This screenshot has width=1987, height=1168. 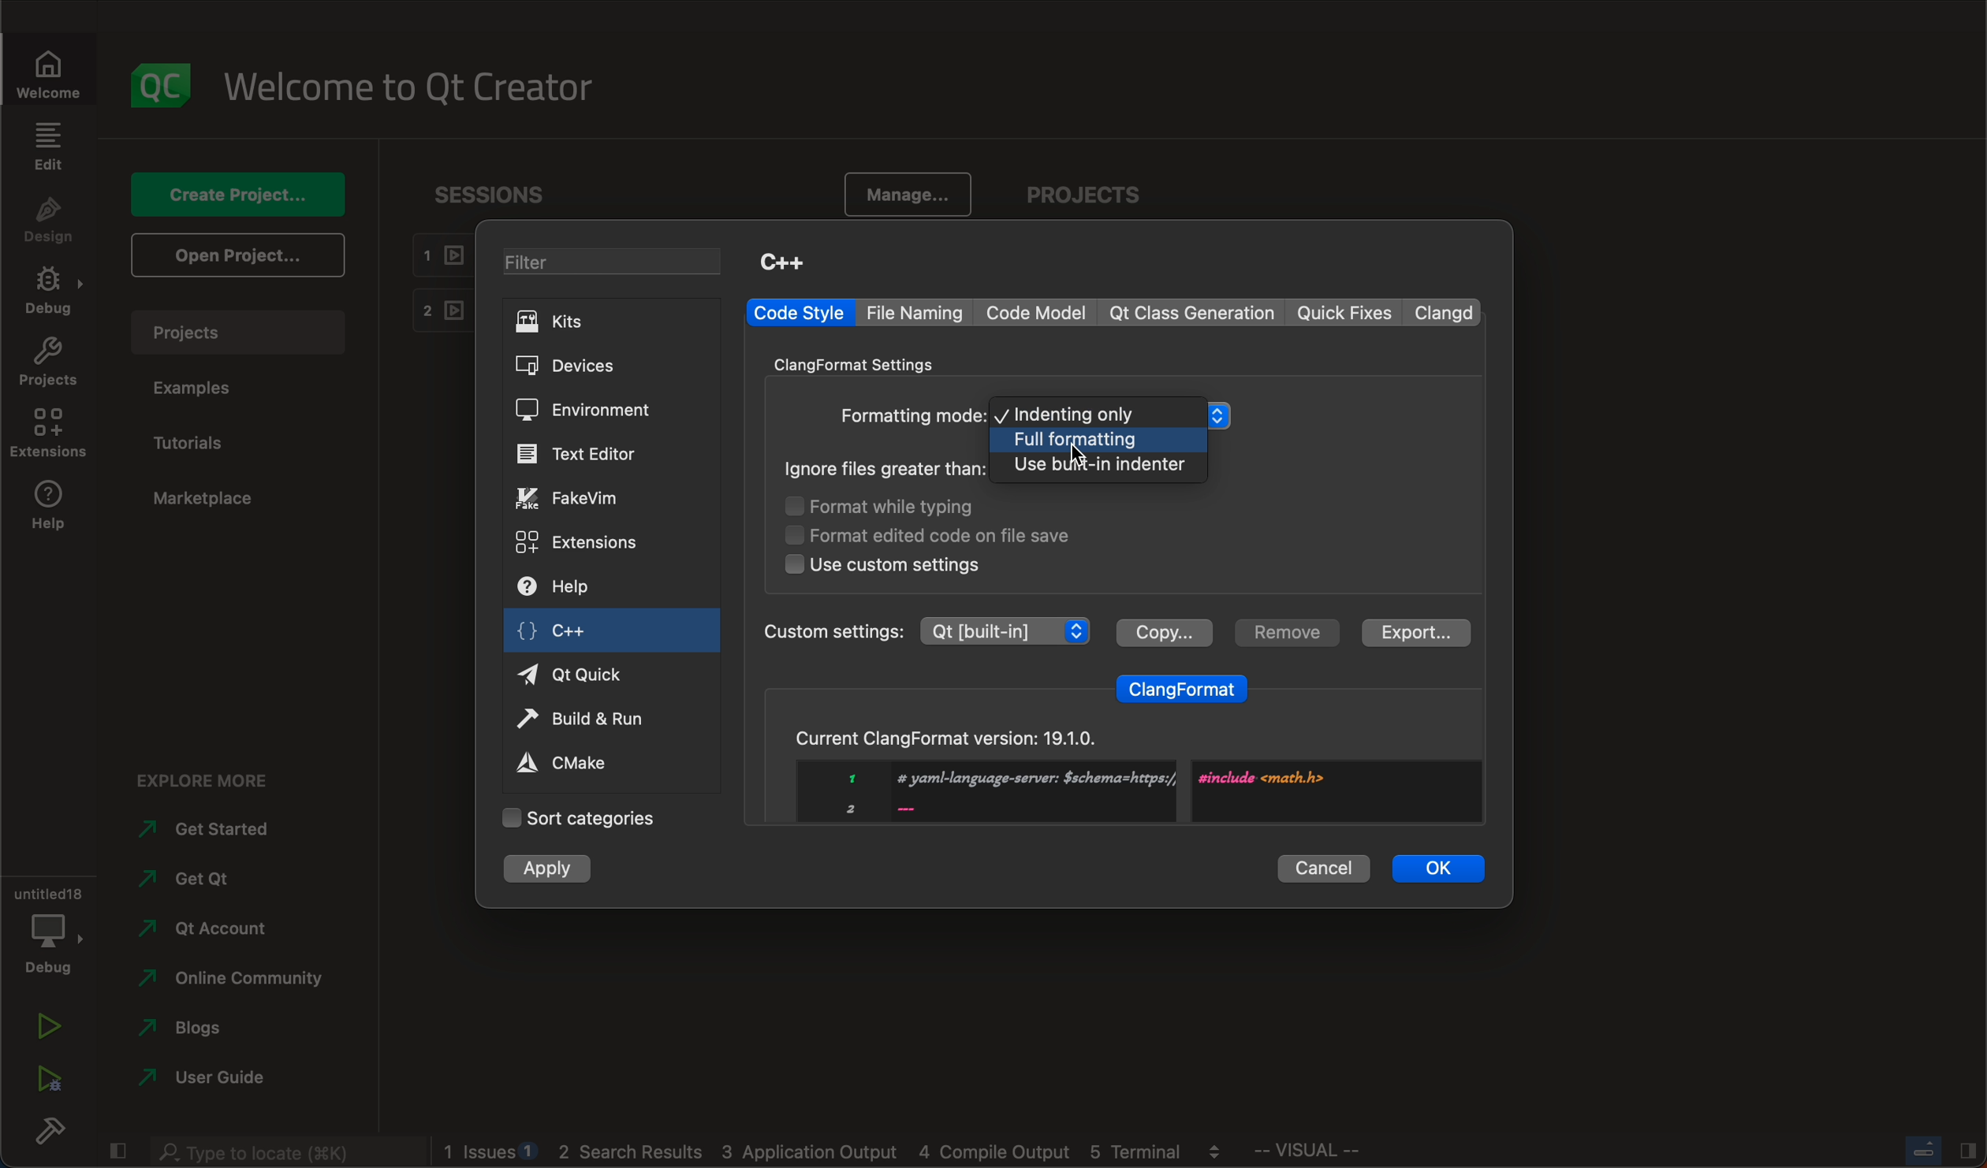 I want to click on categories, so click(x=579, y=818).